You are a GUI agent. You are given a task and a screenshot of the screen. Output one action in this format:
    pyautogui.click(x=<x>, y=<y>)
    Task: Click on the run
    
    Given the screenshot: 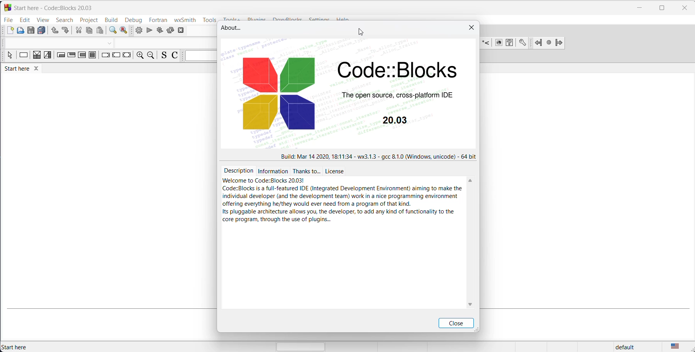 What is the action you would take?
    pyautogui.click(x=148, y=31)
    